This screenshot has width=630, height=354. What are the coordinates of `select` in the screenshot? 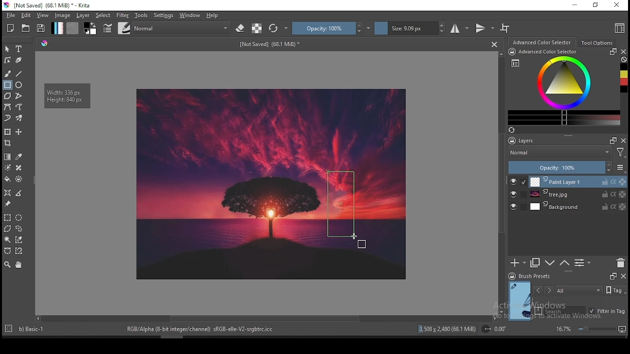 It's located at (104, 15).